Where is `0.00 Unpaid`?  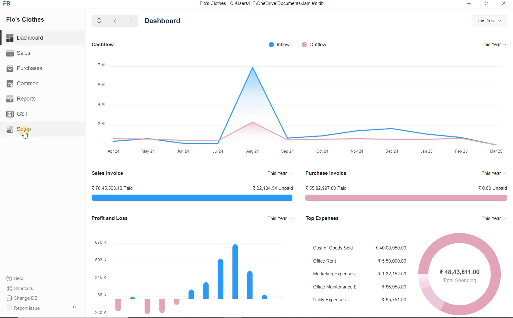 0.00 Unpaid is located at coordinates (493, 188).